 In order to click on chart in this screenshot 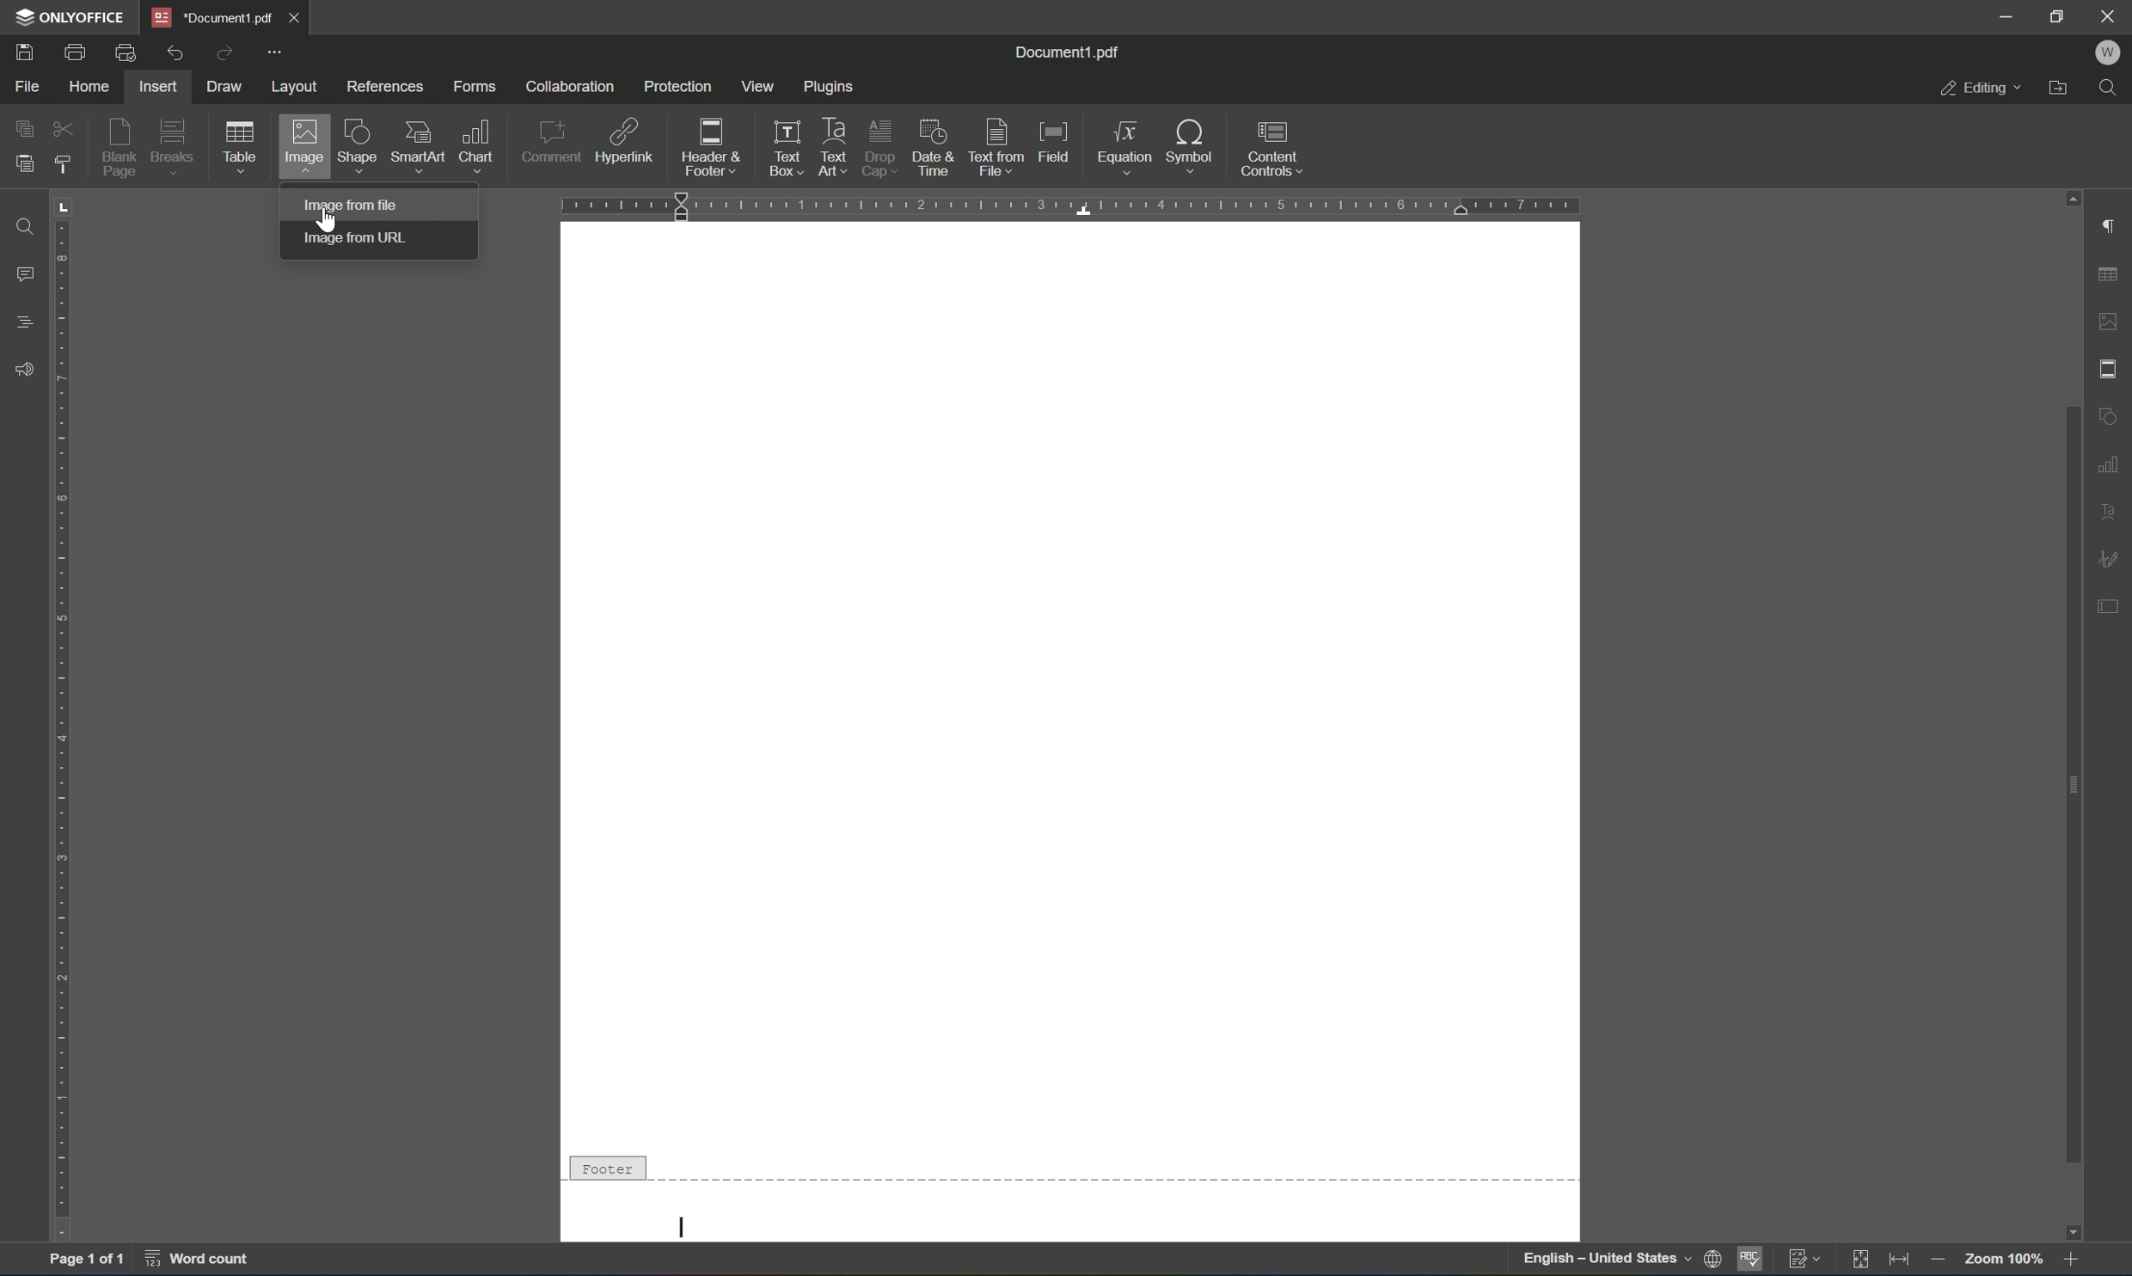, I will do `click(479, 144)`.